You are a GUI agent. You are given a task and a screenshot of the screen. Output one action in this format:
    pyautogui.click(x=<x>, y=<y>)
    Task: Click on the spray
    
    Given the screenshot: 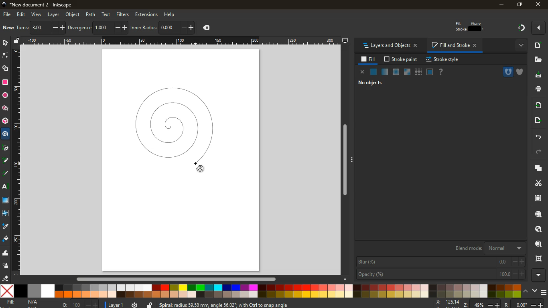 What is the action you would take?
    pyautogui.click(x=5, y=267)
    